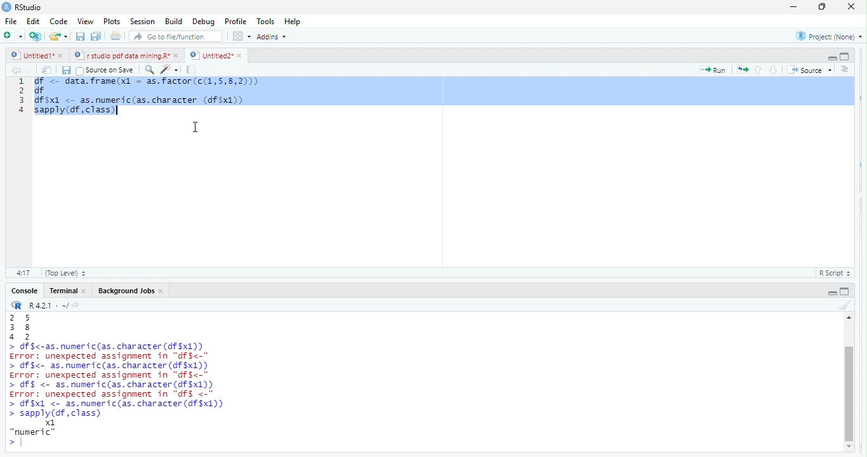  What do you see at coordinates (17, 305) in the screenshot?
I see `r studio logo` at bounding box center [17, 305].